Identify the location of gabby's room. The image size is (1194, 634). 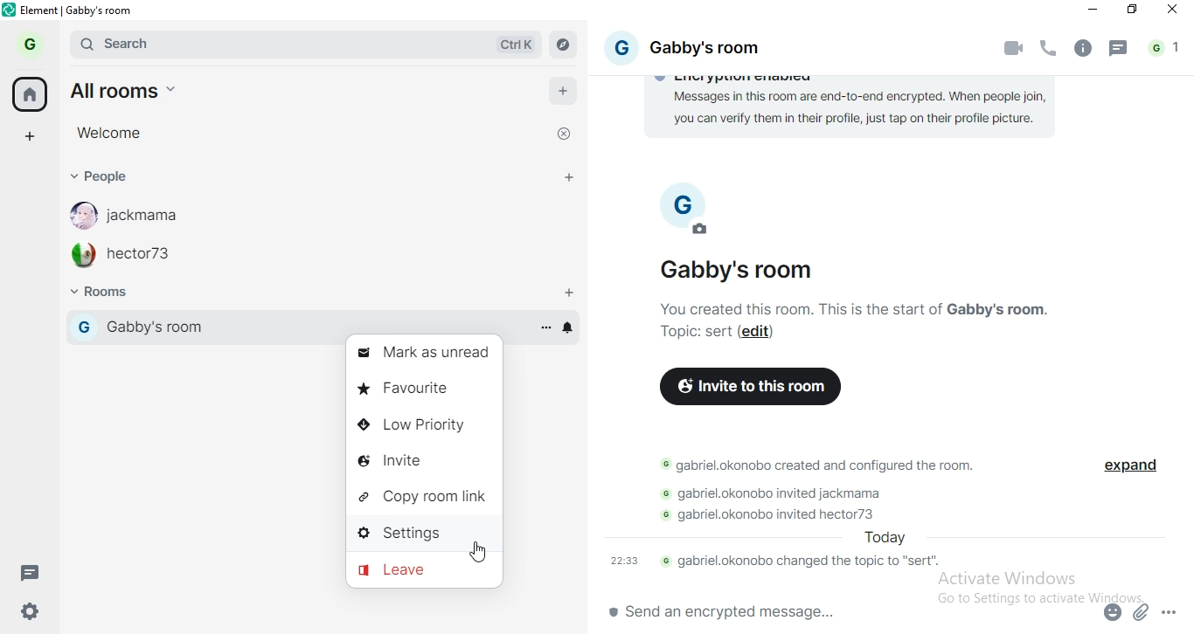
(724, 49).